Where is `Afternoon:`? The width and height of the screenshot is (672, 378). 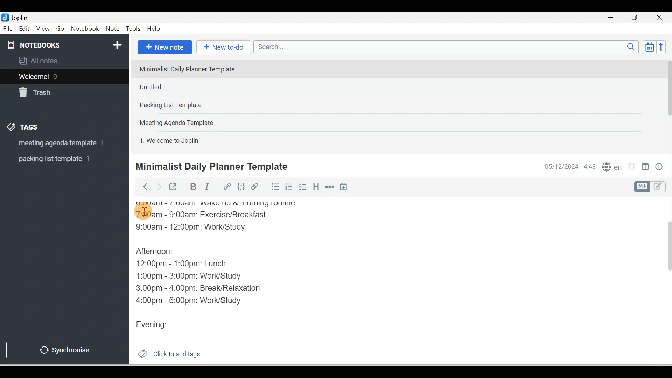 Afternoon: is located at coordinates (161, 252).